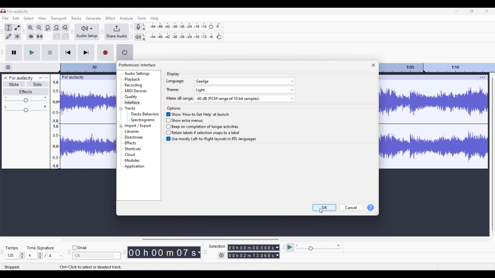  I want to click on Stop, so click(51, 53).